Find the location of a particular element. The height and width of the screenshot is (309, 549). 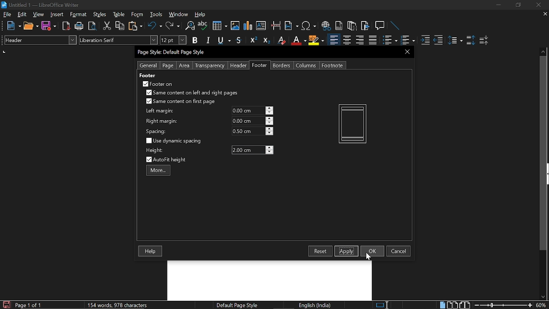

Word count is located at coordinates (127, 305).